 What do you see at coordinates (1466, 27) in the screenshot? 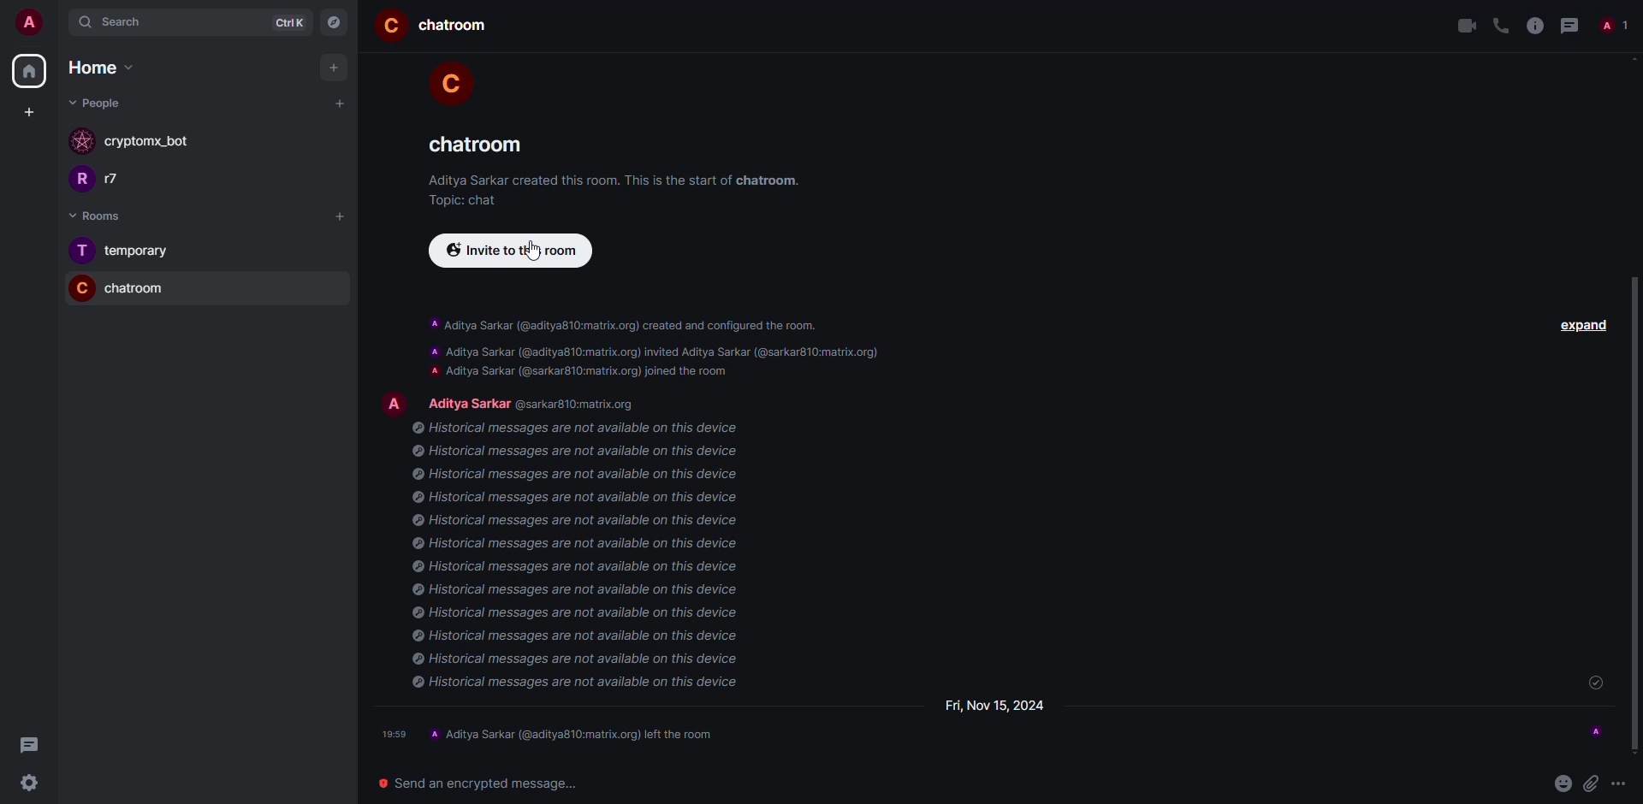
I see `video call` at bounding box center [1466, 27].